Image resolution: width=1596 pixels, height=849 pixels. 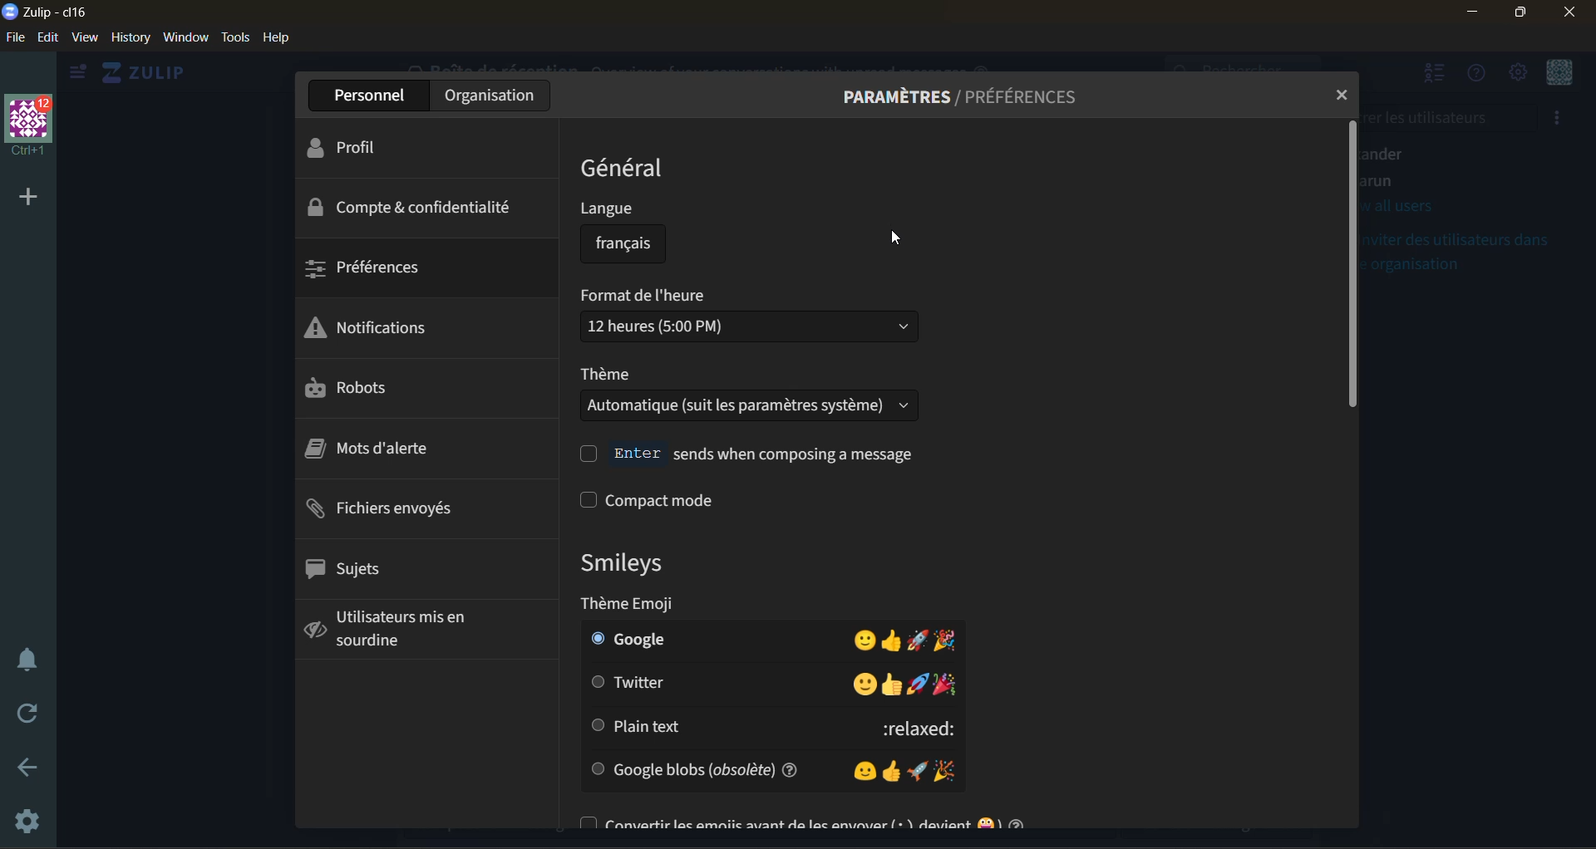 I want to click on view, so click(x=87, y=39).